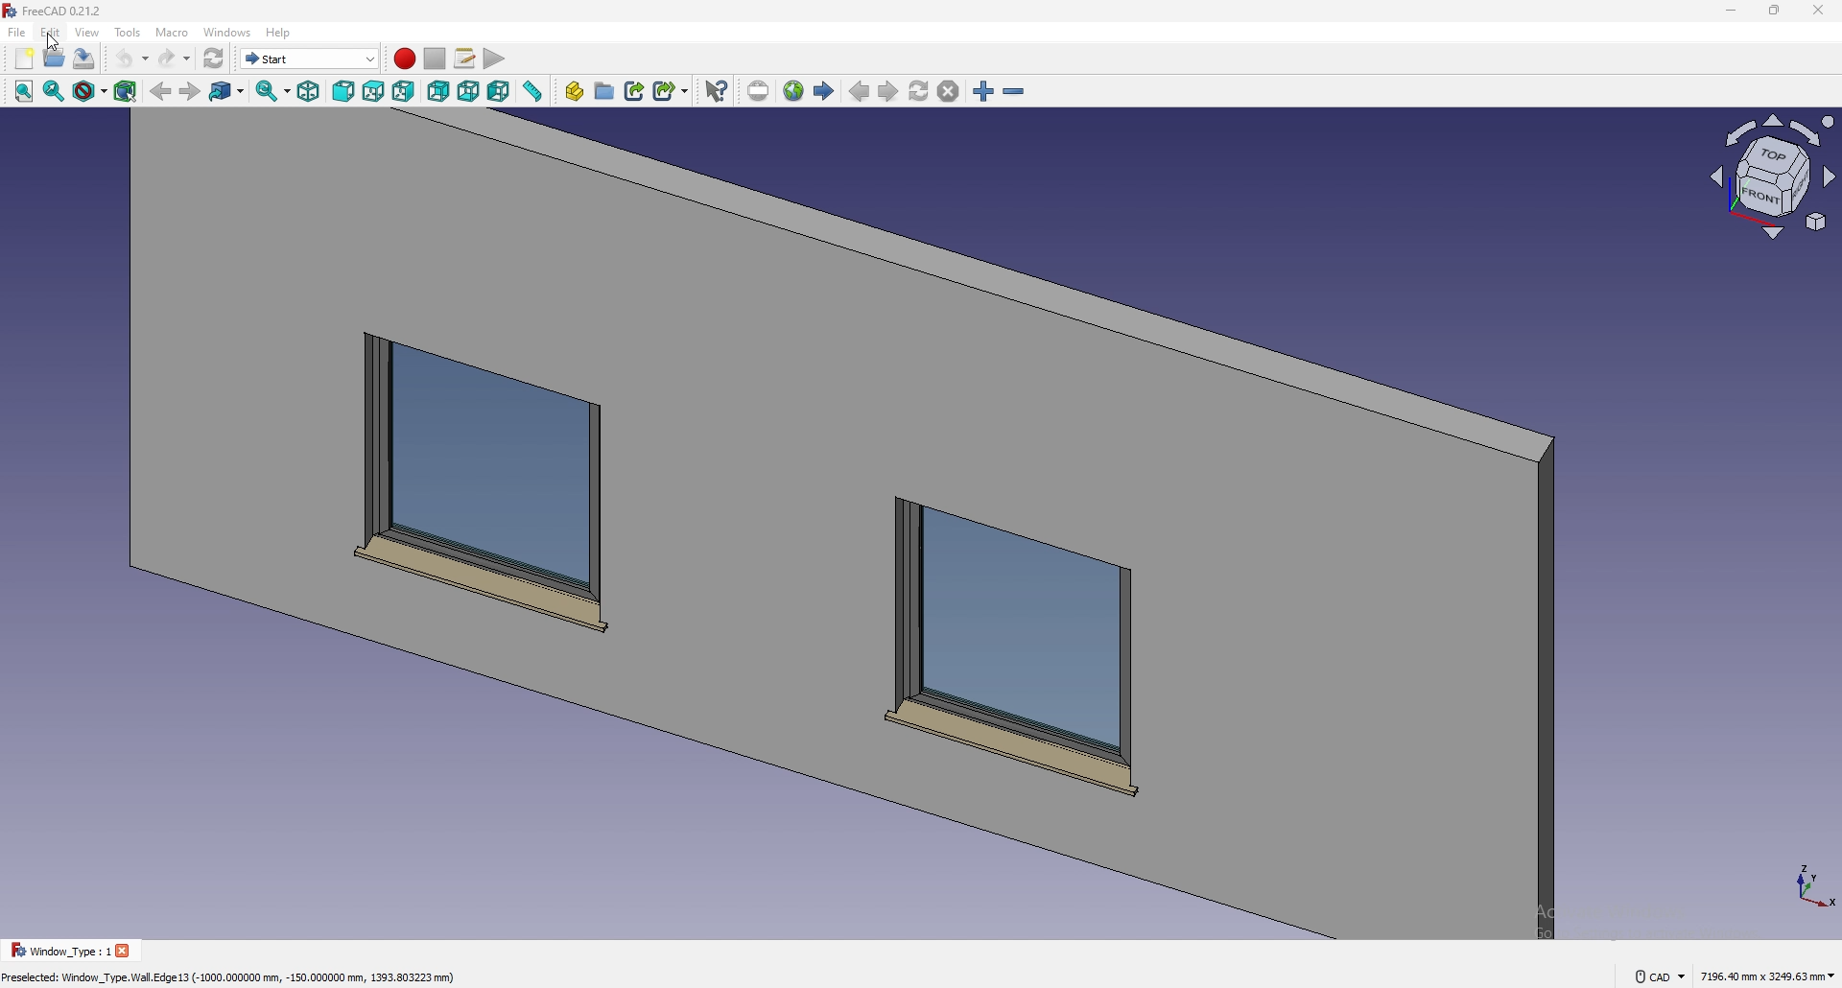 The height and width of the screenshot is (988, 1842). Describe the element at coordinates (90, 92) in the screenshot. I see `draw style` at that location.